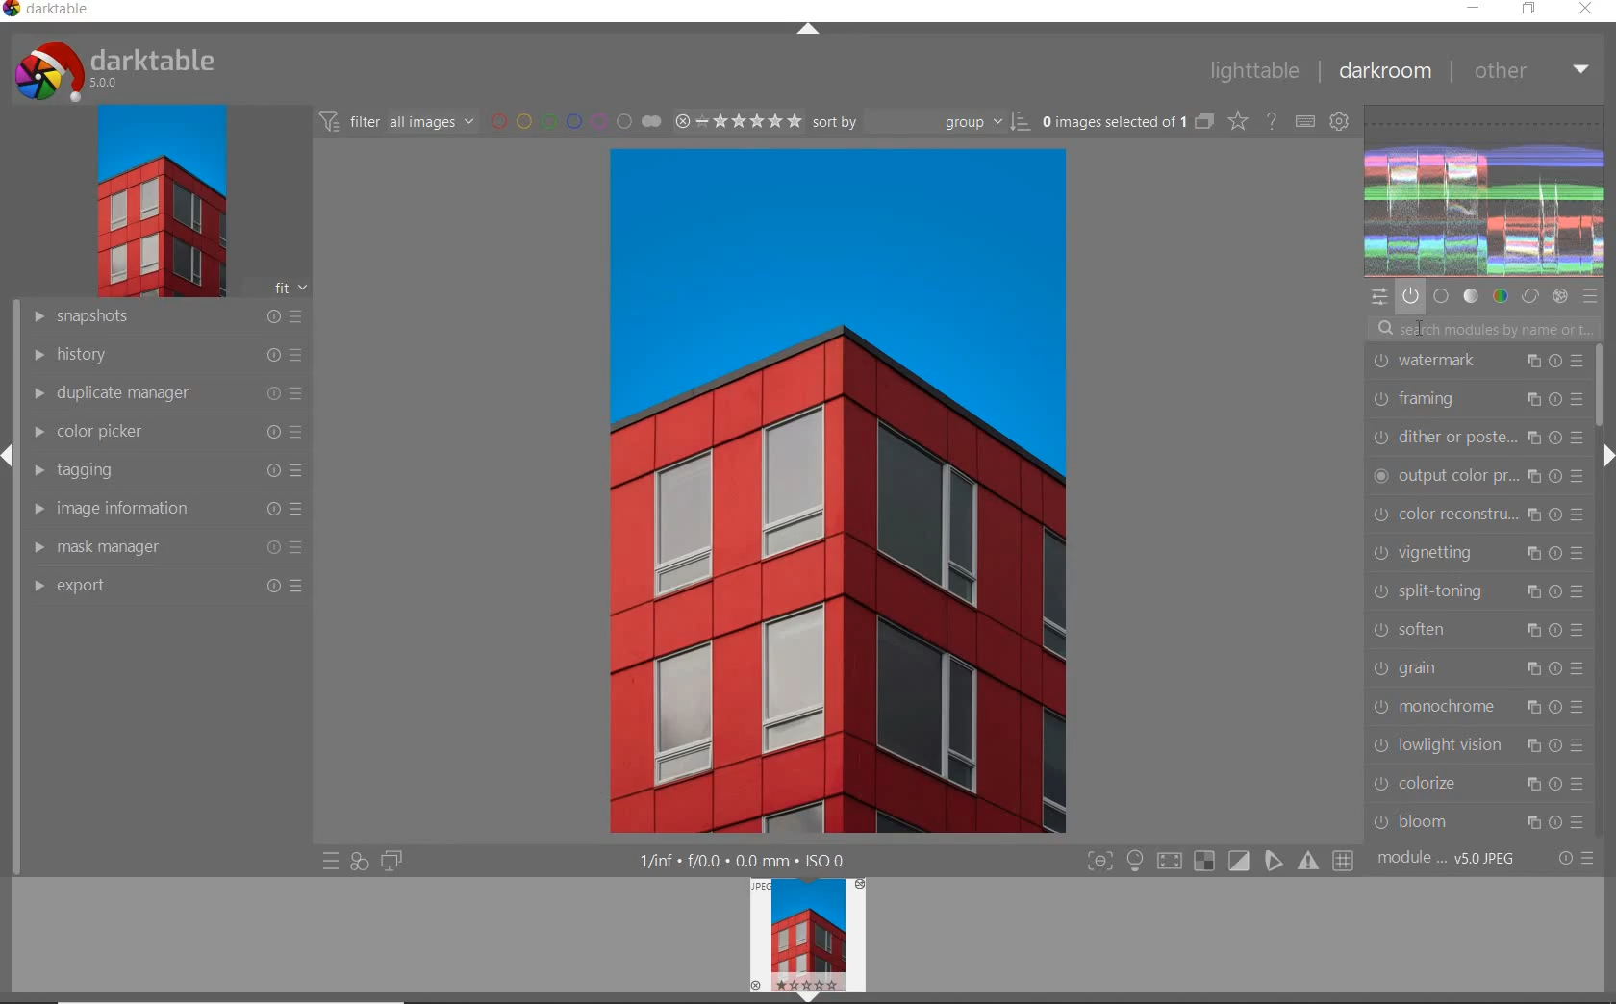  Describe the element at coordinates (1477, 744) in the screenshot. I see `lowlight vision` at that location.